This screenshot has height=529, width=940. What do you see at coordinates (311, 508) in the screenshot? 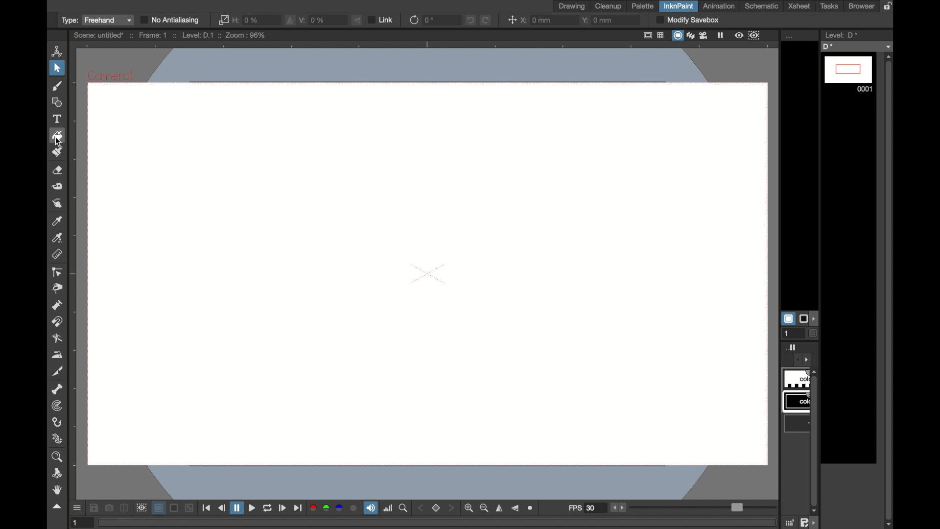
I see `red` at bounding box center [311, 508].